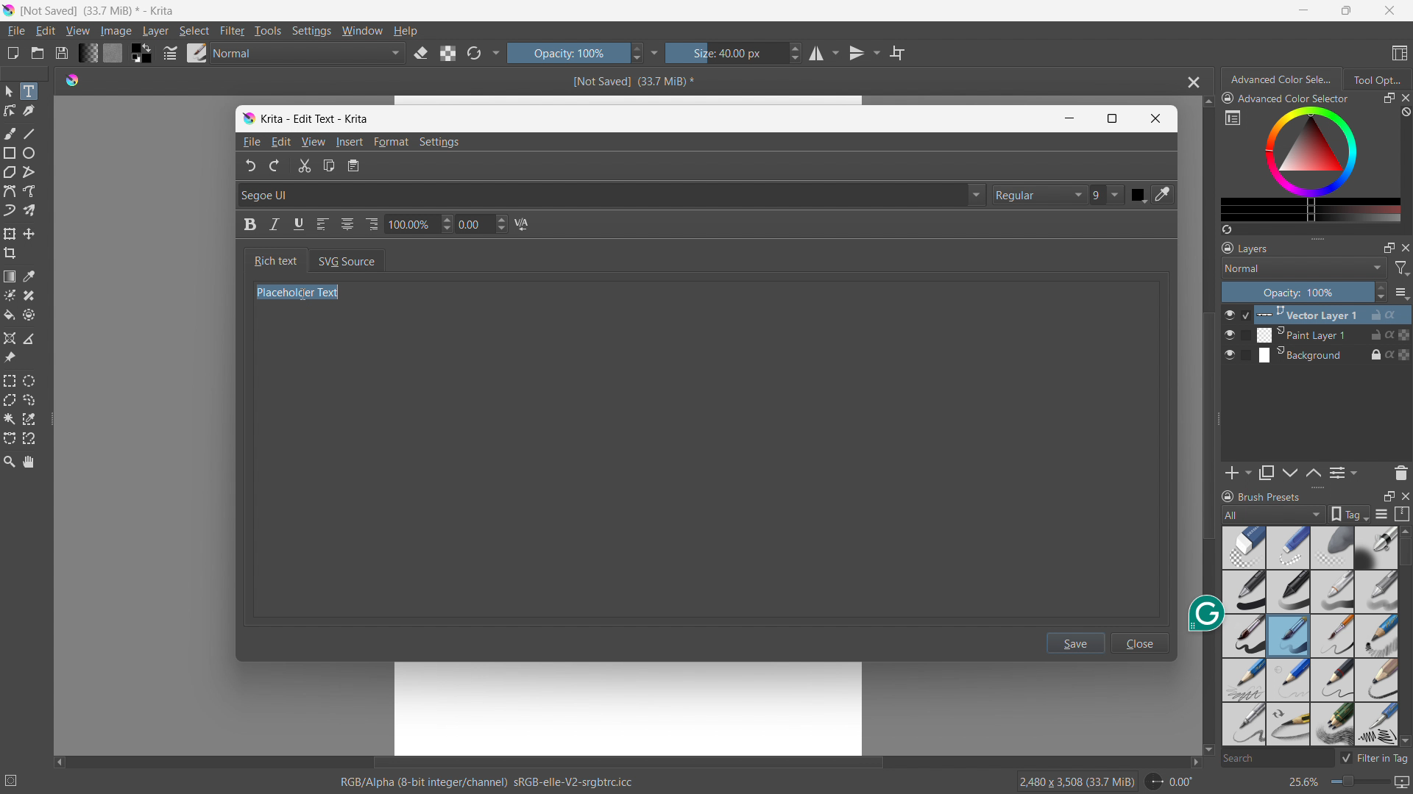 Image resolution: width=1413 pixels, height=794 pixels. Describe the element at coordinates (1230, 335) in the screenshot. I see `layer visibility toggle` at that location.